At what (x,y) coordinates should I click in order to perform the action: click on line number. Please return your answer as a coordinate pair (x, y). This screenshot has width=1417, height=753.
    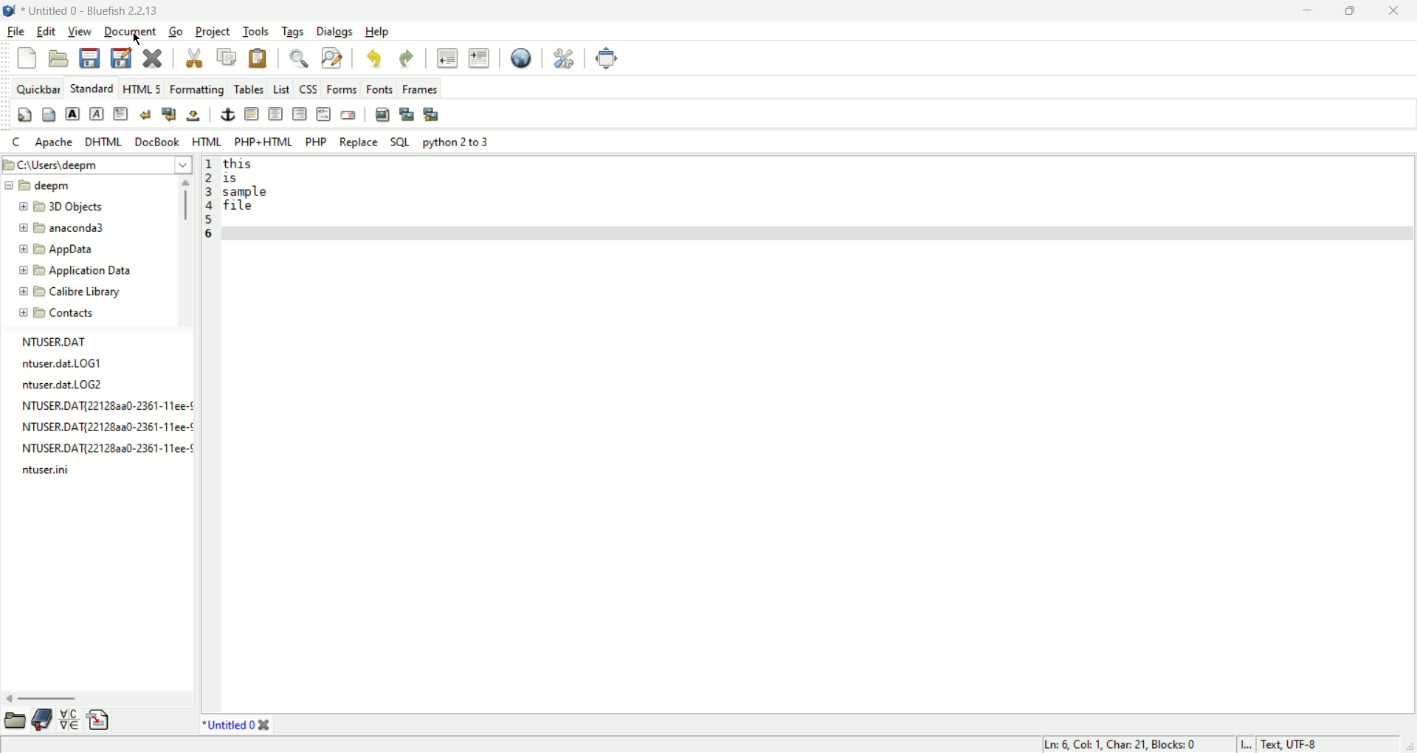
    Looking at the image, I should click on (208, 209).